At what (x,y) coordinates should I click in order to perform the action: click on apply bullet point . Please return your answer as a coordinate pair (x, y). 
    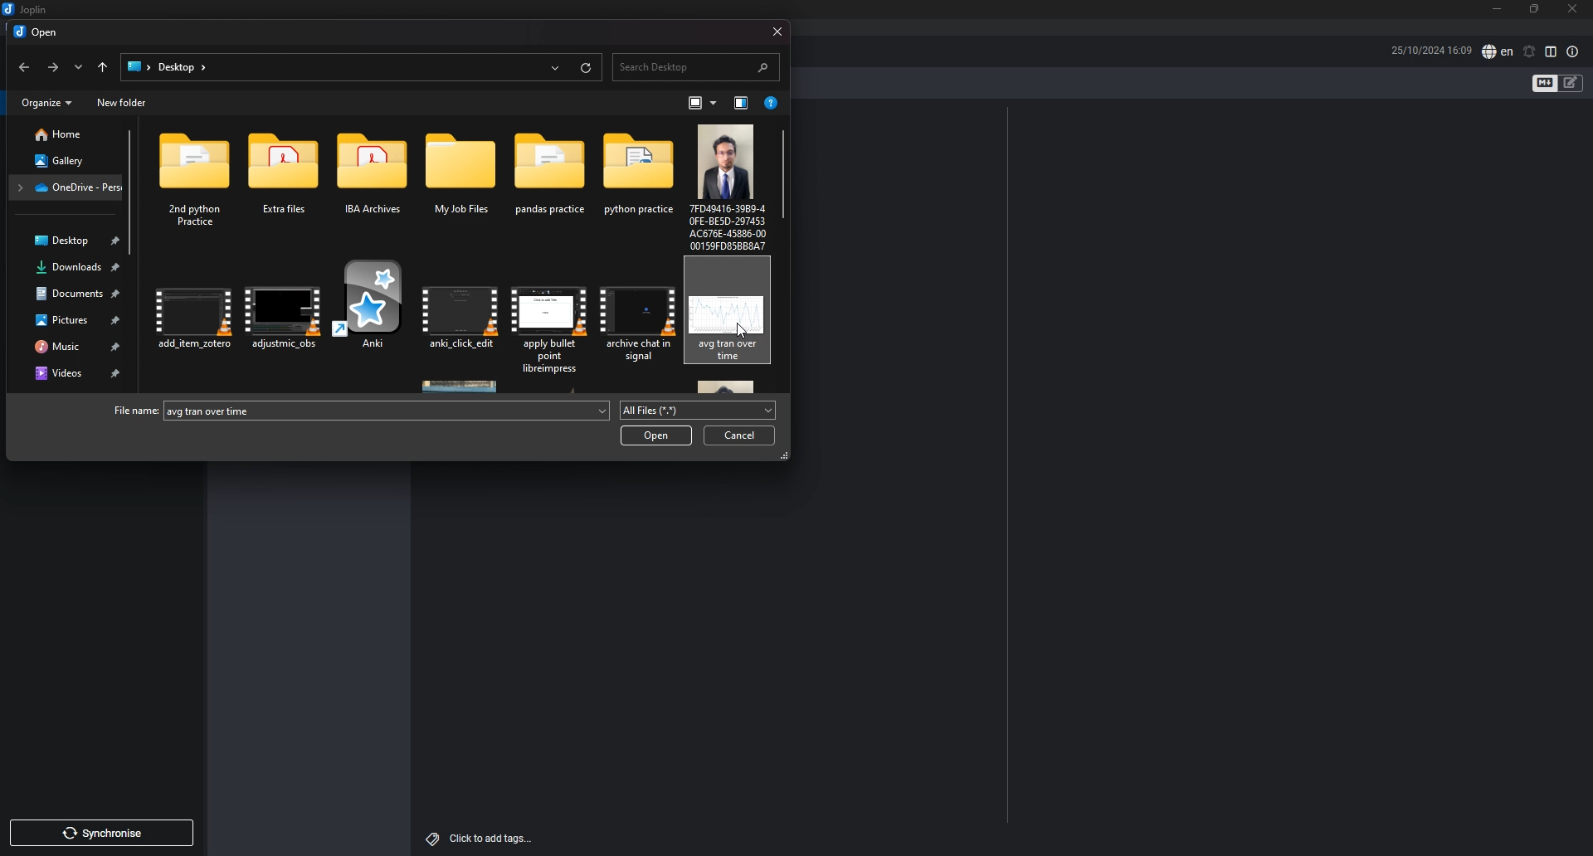
    Looking at the image, I should click on (549, 322).